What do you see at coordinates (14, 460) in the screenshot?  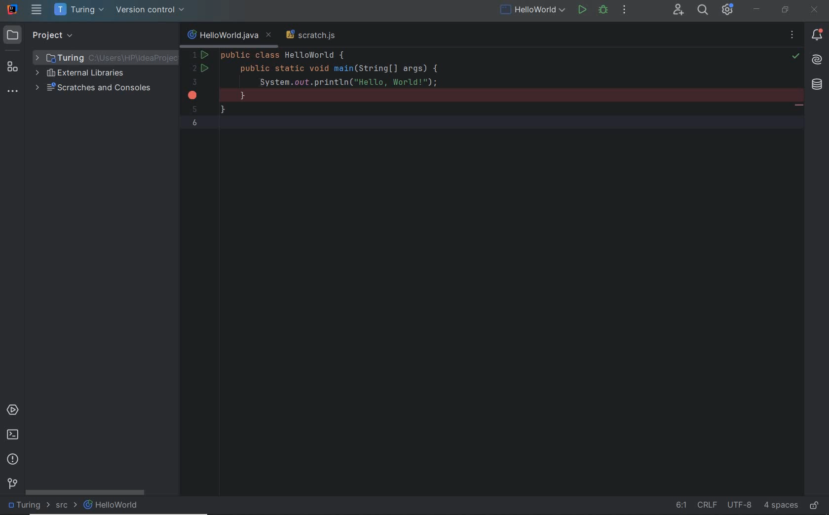 I see `problems` at bounding box center [14, 460].